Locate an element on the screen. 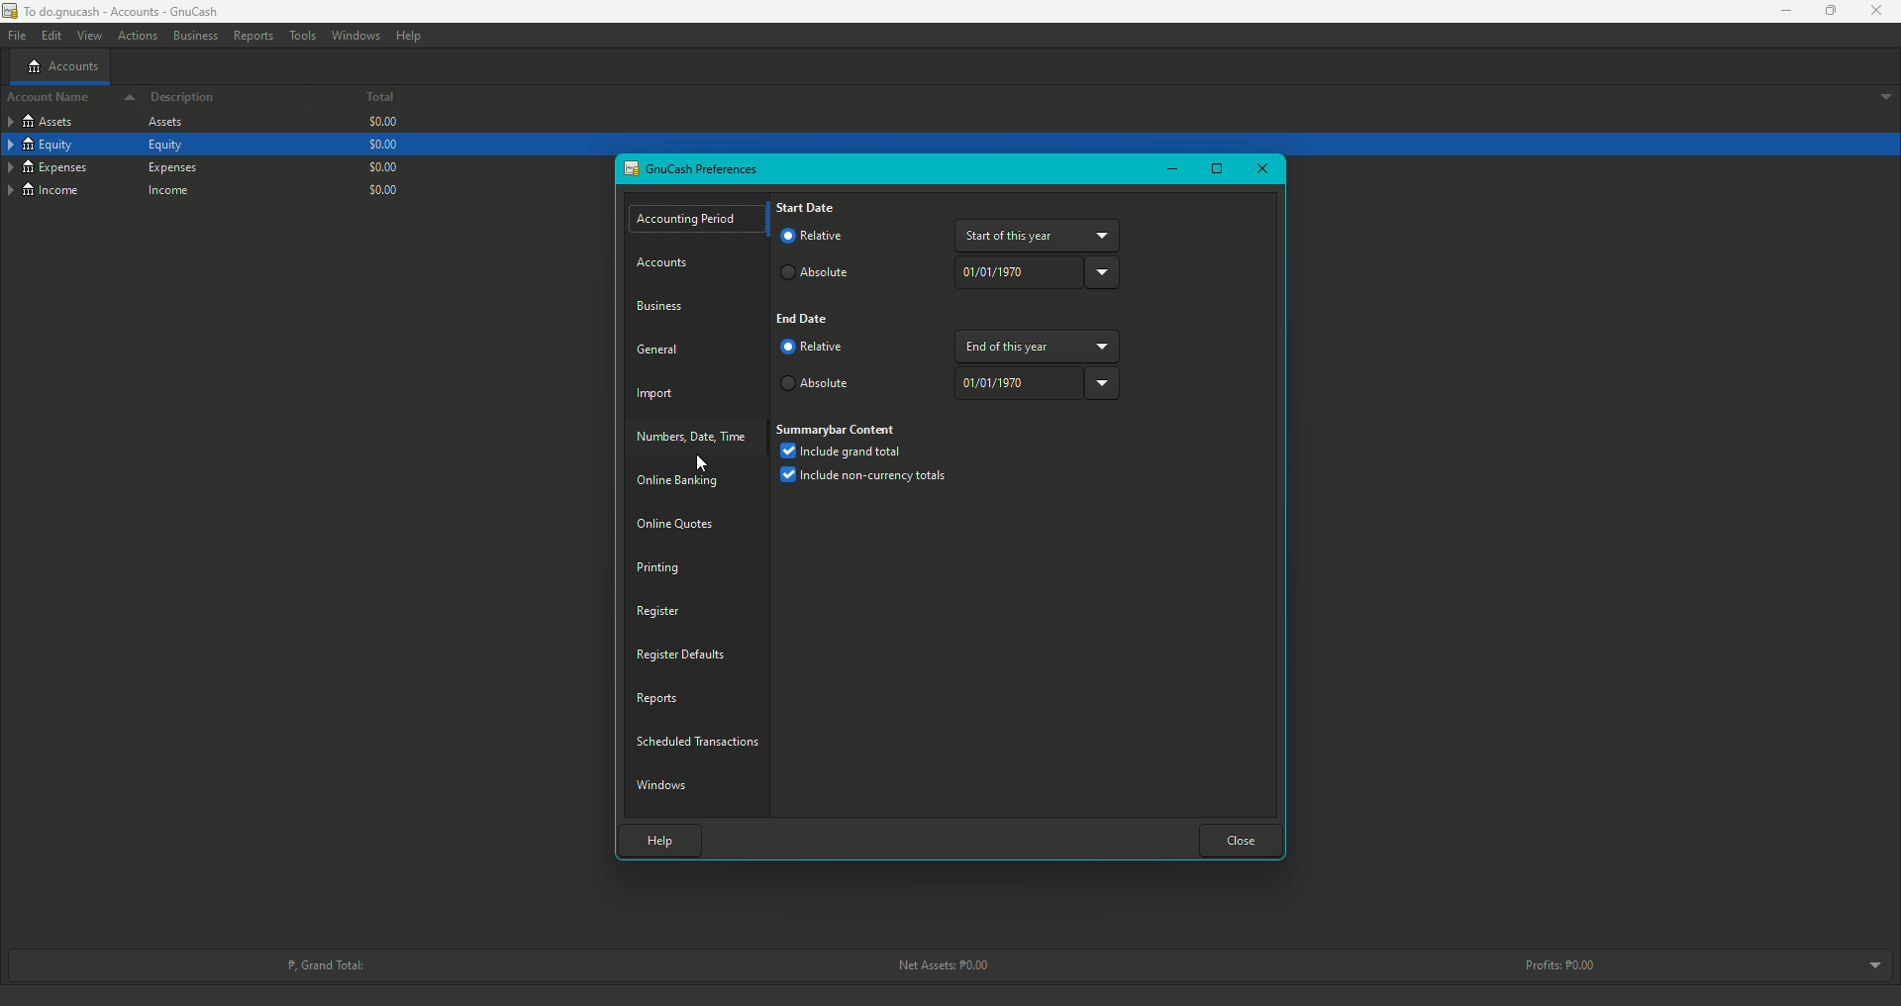 The image size is (1901, 1006). $0 is located at coordinates (381, 145).